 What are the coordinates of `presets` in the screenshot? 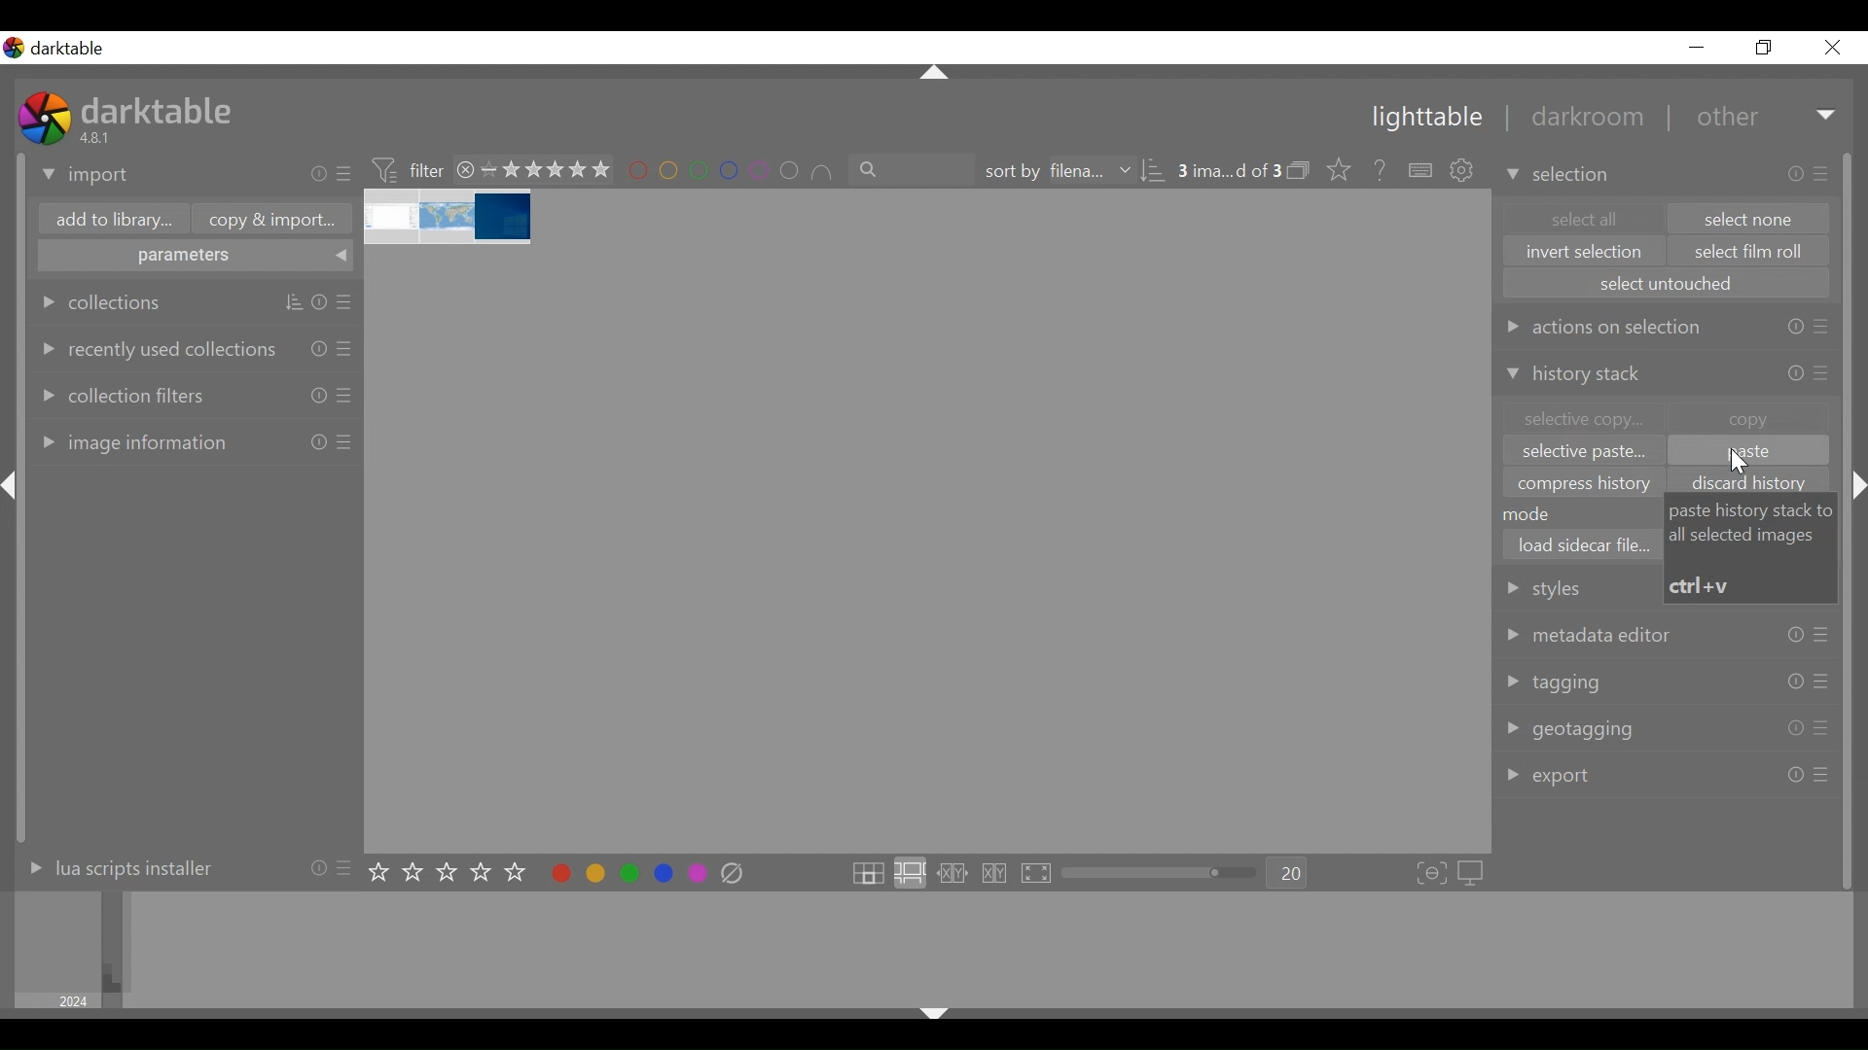 It's located at (346, 395).